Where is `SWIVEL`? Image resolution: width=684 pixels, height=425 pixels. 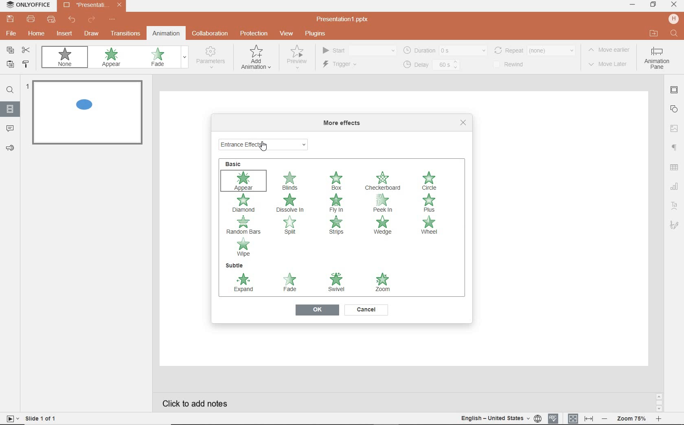 SWIVEL is located at coordinates (336, 283).